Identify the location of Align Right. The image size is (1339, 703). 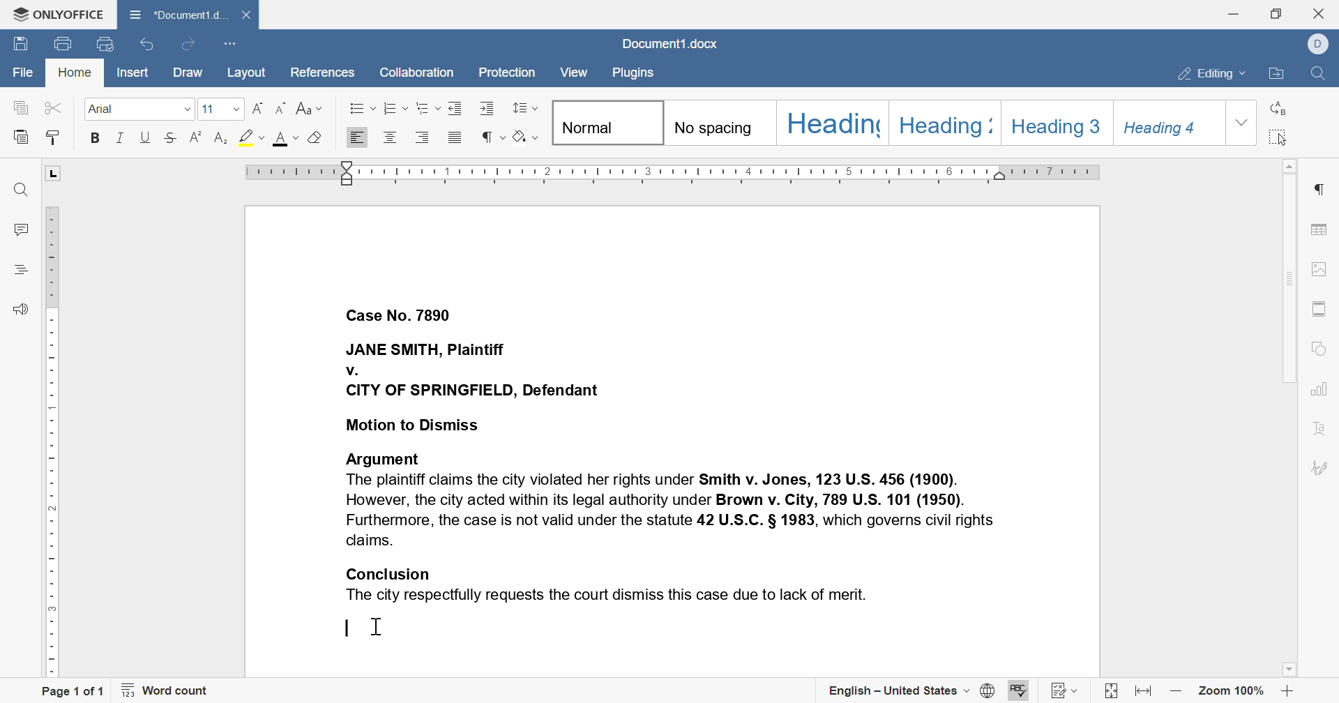
(358, 137).